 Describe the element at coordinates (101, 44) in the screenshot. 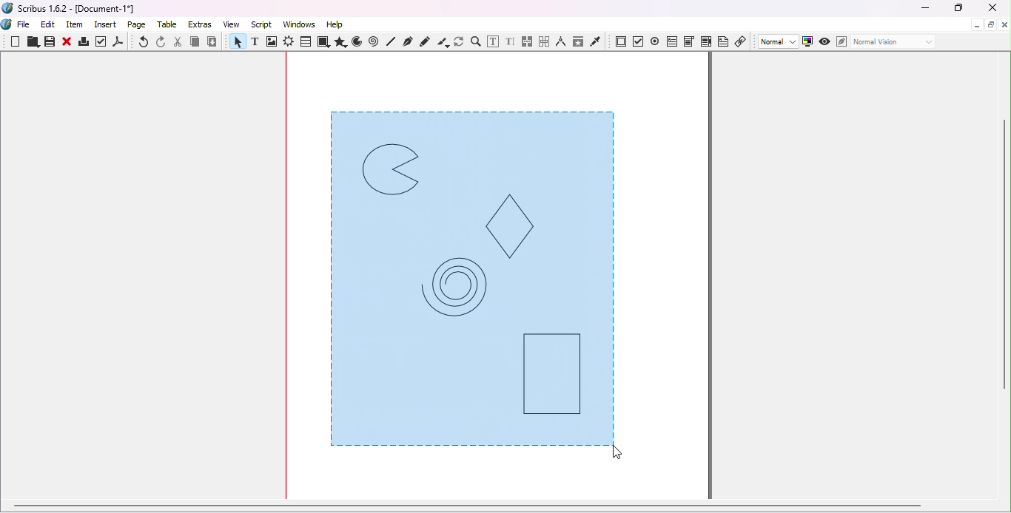

I see `Preflight verifier` at that location.